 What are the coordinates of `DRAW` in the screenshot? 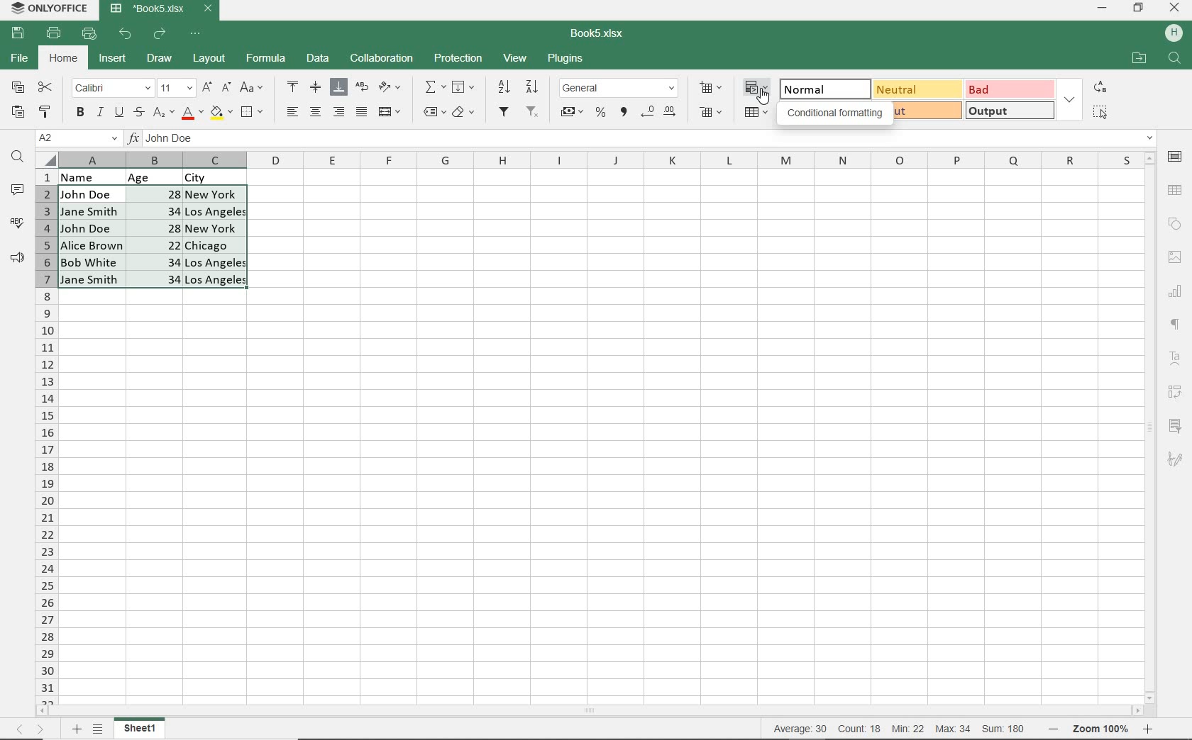 It's located at (160, 58).